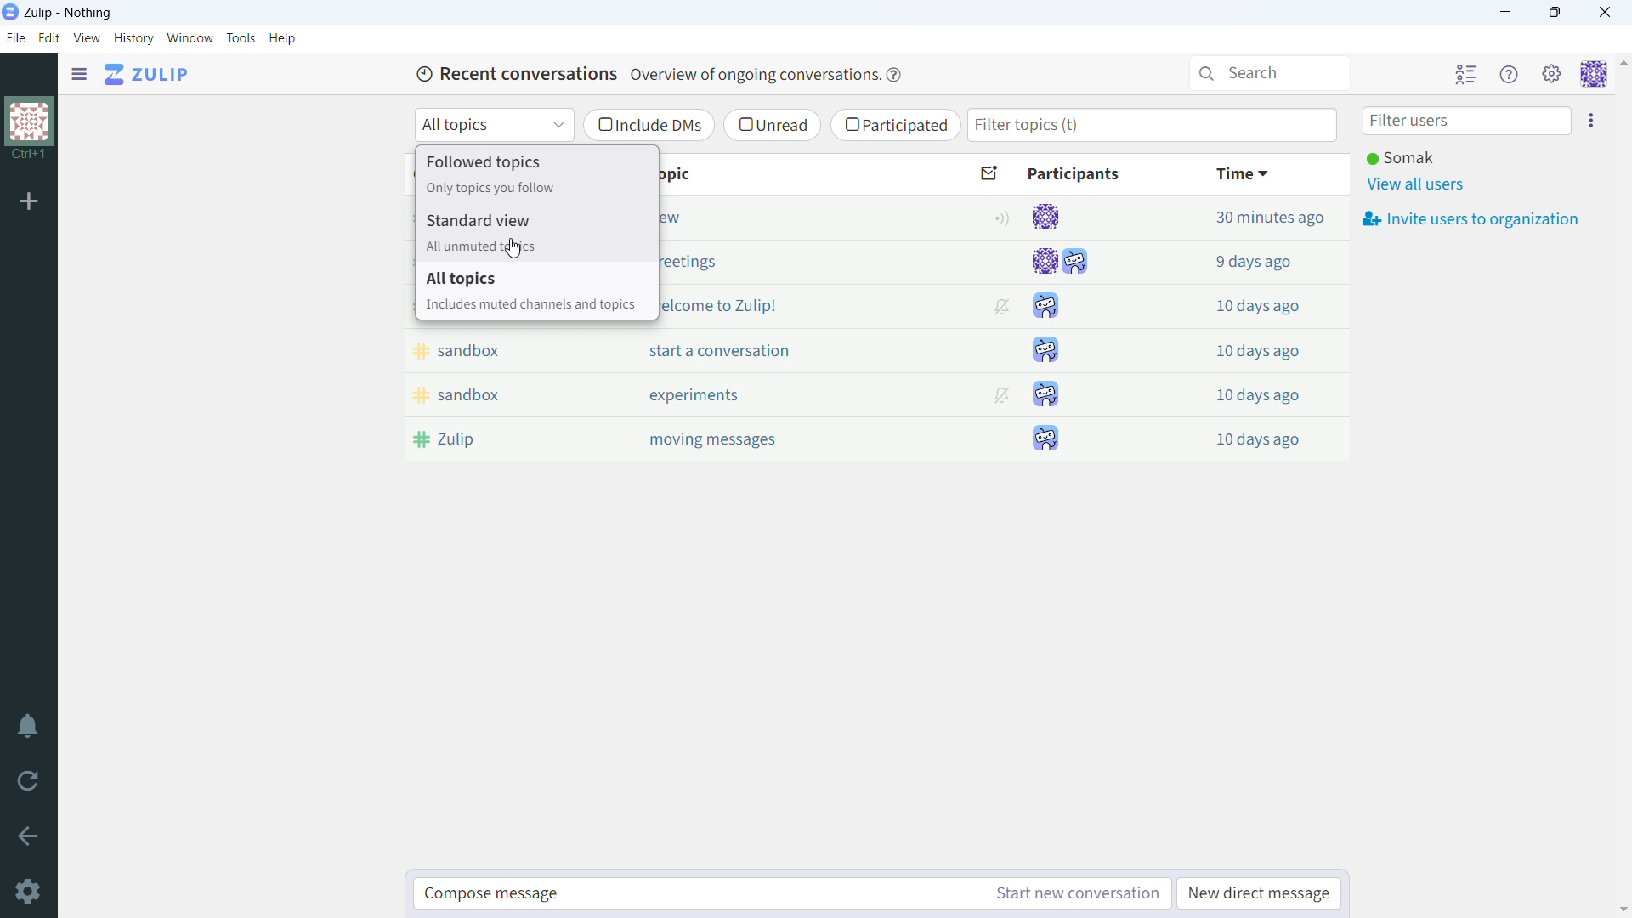 The height and width of the screenshot is (918, 1632). Describe the element at coordinates (1552, 73) in the screenshot. I see `main menu` at that location.